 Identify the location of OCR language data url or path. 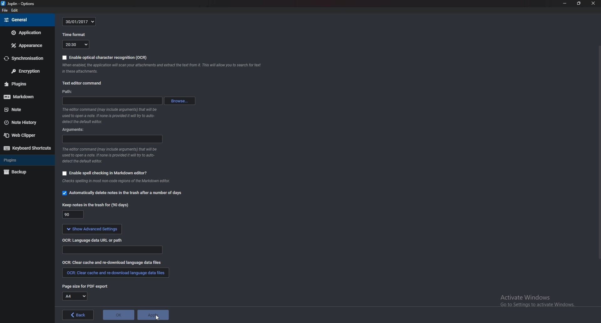
(96, 240).